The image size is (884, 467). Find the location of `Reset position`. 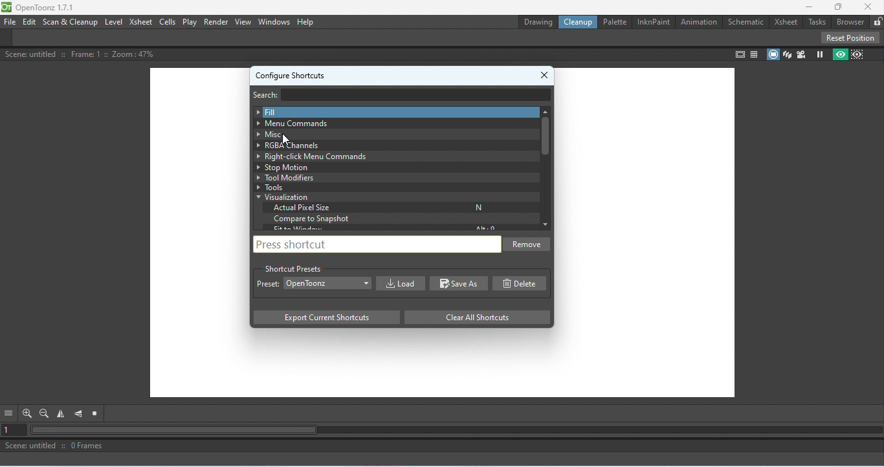

Reset position is located at coordinates (850, 37).